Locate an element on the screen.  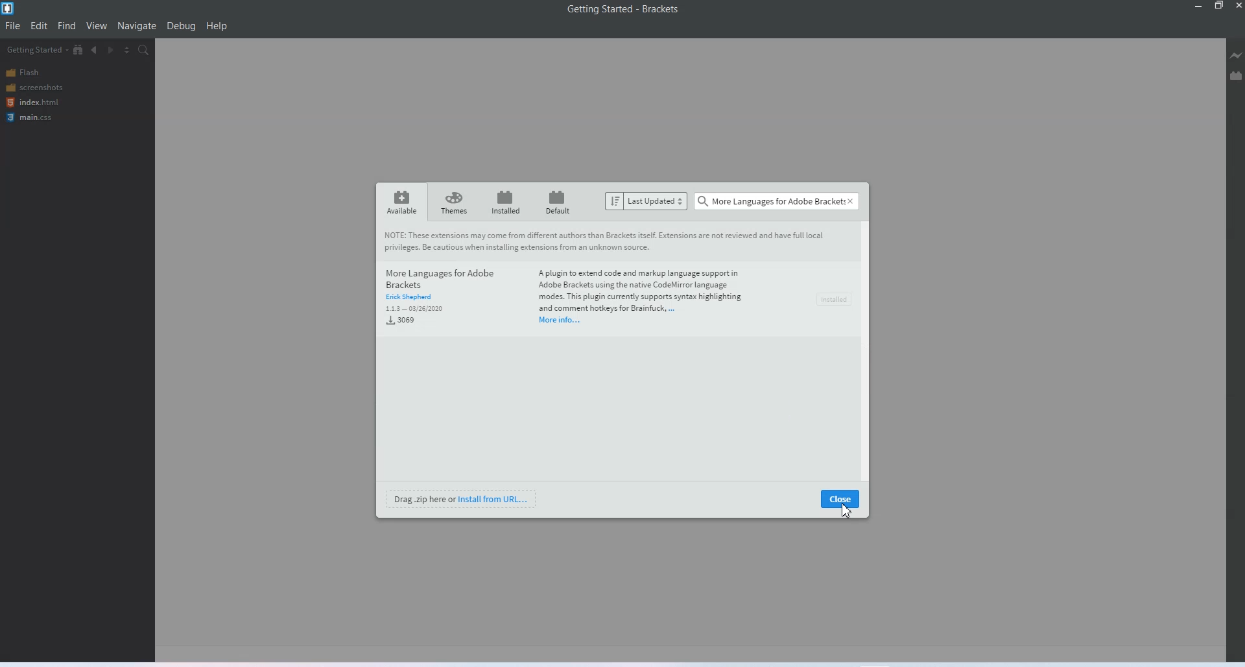
Search bar is located at coordinates (777, 202).